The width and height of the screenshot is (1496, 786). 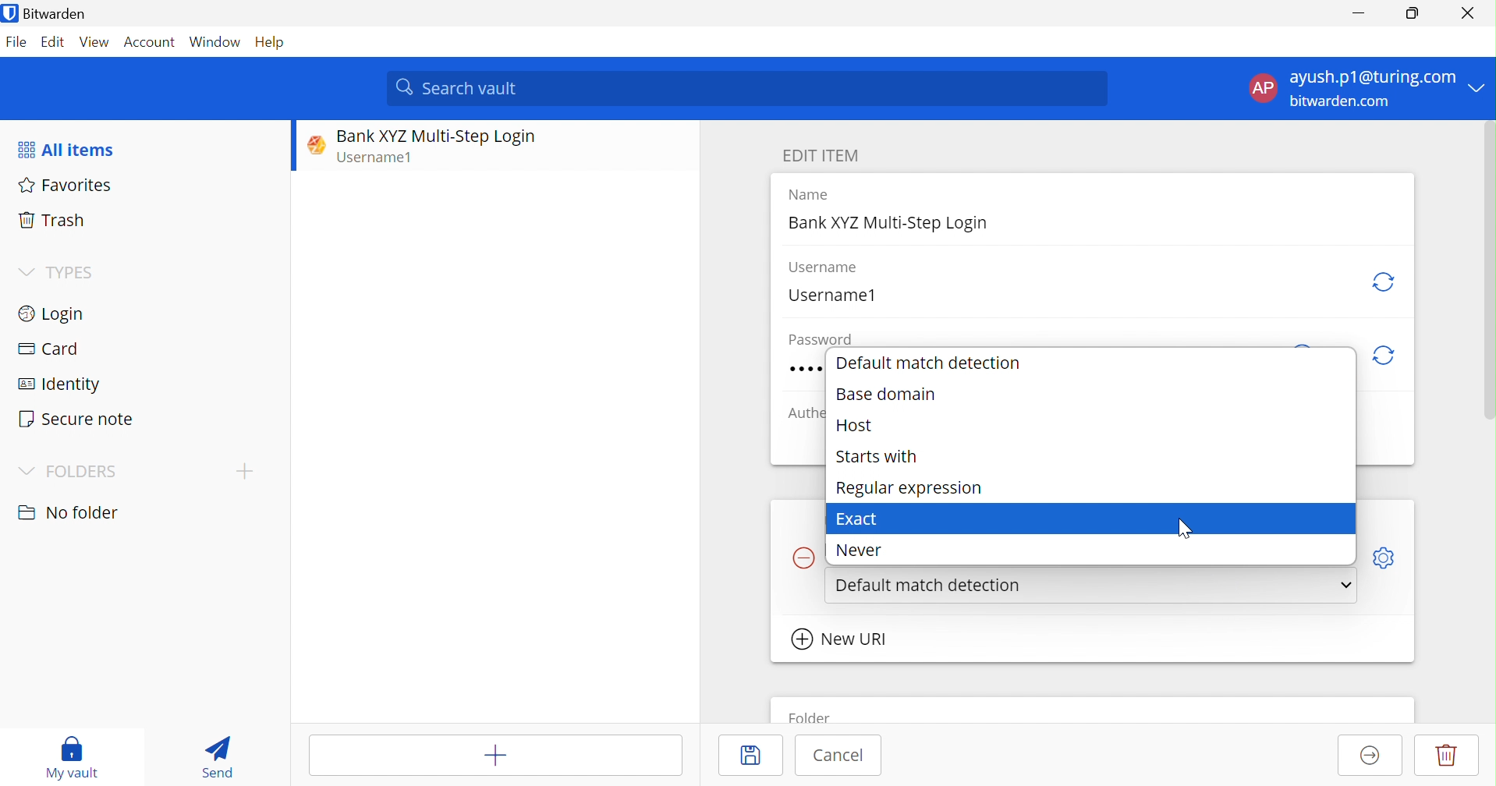 I want to click on Close, so click(x=1471, y=13).